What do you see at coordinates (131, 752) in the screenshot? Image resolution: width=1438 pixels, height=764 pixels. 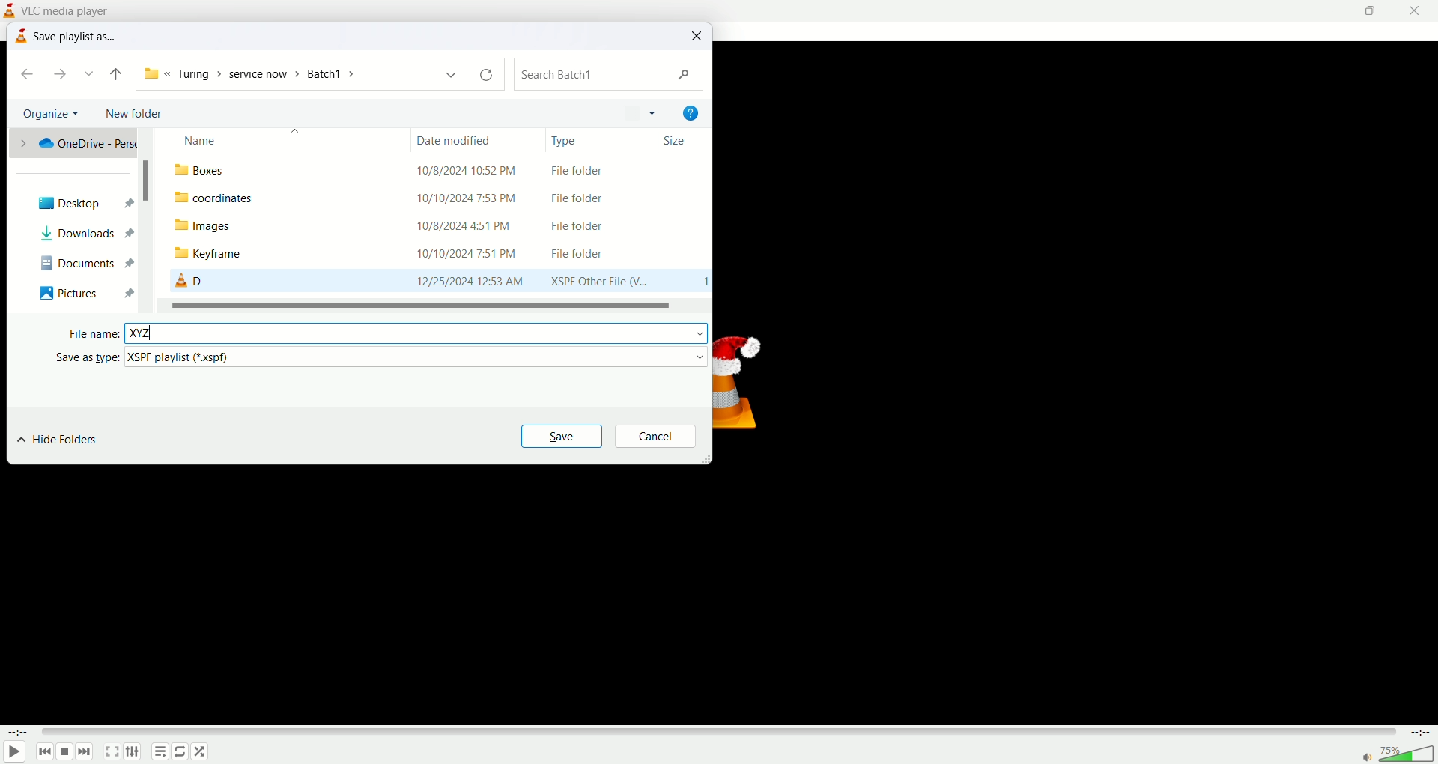 I see `extended settings` at bounding box center [131, 752].